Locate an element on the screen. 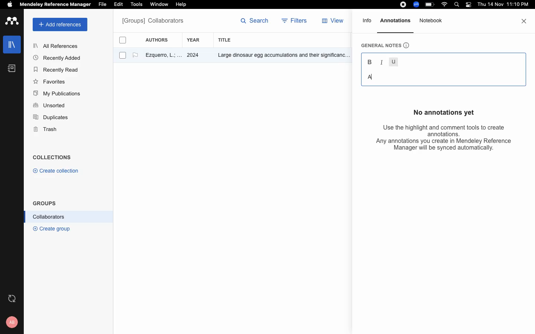 The width and height of the screenshot is (535, 334). underline is located at coordinates (398, 62).